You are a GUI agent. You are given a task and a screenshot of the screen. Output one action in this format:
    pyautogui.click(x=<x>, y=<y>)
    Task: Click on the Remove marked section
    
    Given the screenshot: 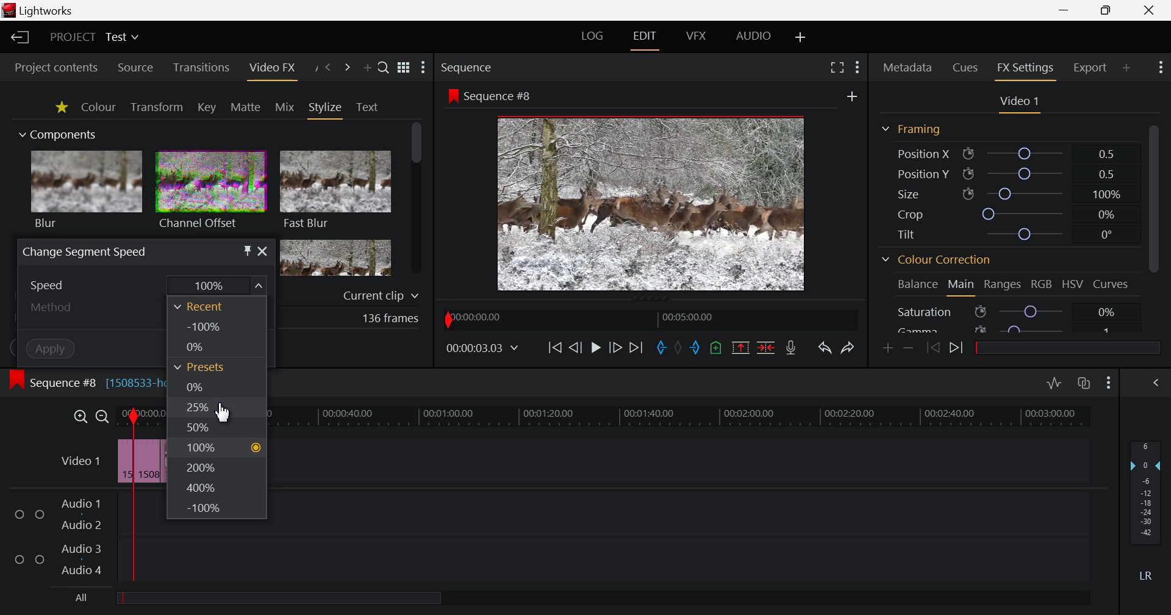 What is the action you would take?
    pyautogui.click(x=742, y=349)
    